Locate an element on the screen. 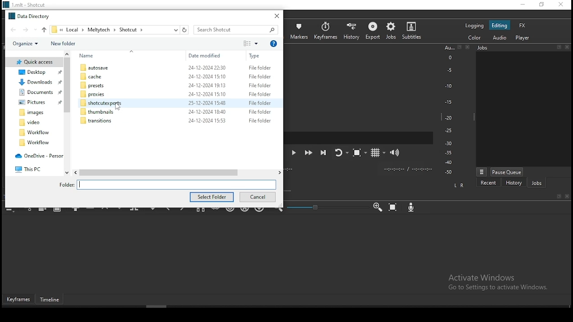  Name is located at coordinates (89, 56).